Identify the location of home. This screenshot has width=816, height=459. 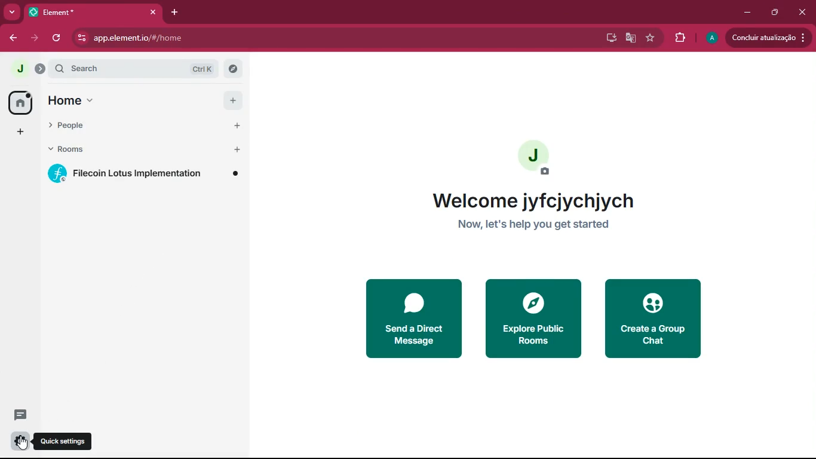
(20, 102).